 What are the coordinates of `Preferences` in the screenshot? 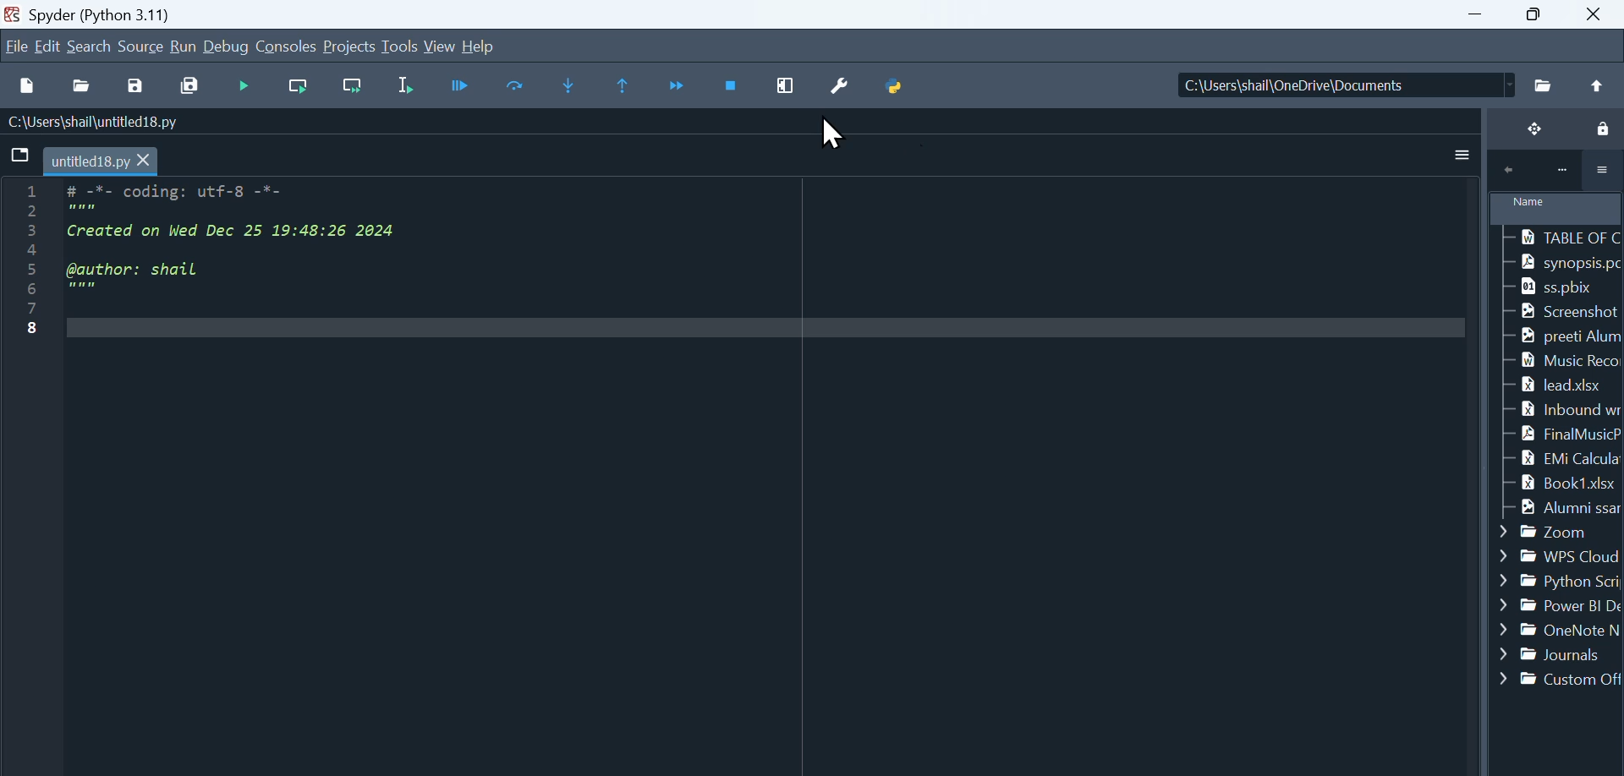 It's located at (846, 84).